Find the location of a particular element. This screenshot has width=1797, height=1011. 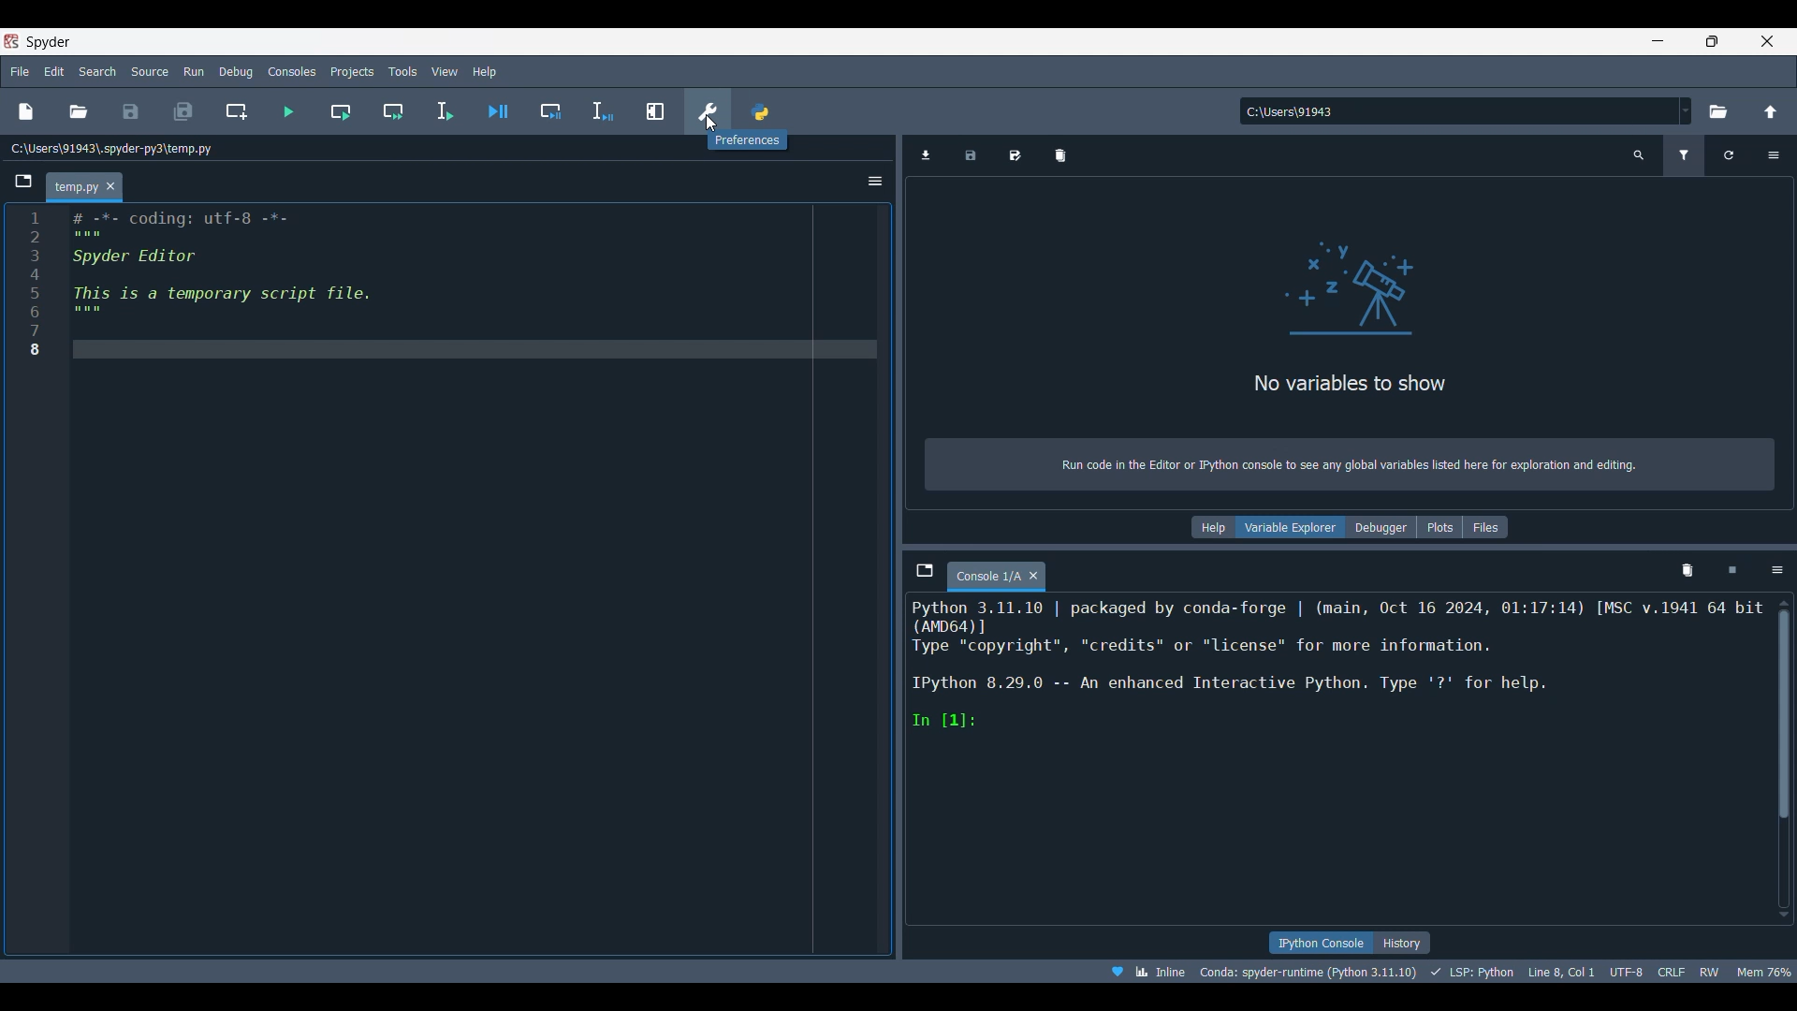

interpreter is located at coordinates (1305, 972).